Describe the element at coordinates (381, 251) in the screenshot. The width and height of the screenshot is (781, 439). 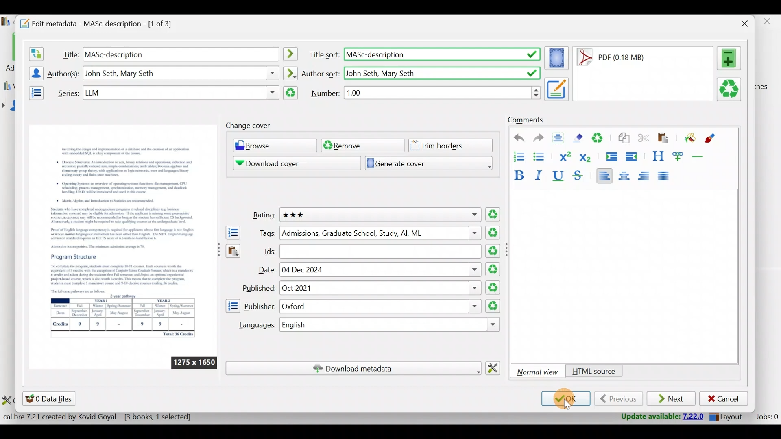
I see `` at that location.